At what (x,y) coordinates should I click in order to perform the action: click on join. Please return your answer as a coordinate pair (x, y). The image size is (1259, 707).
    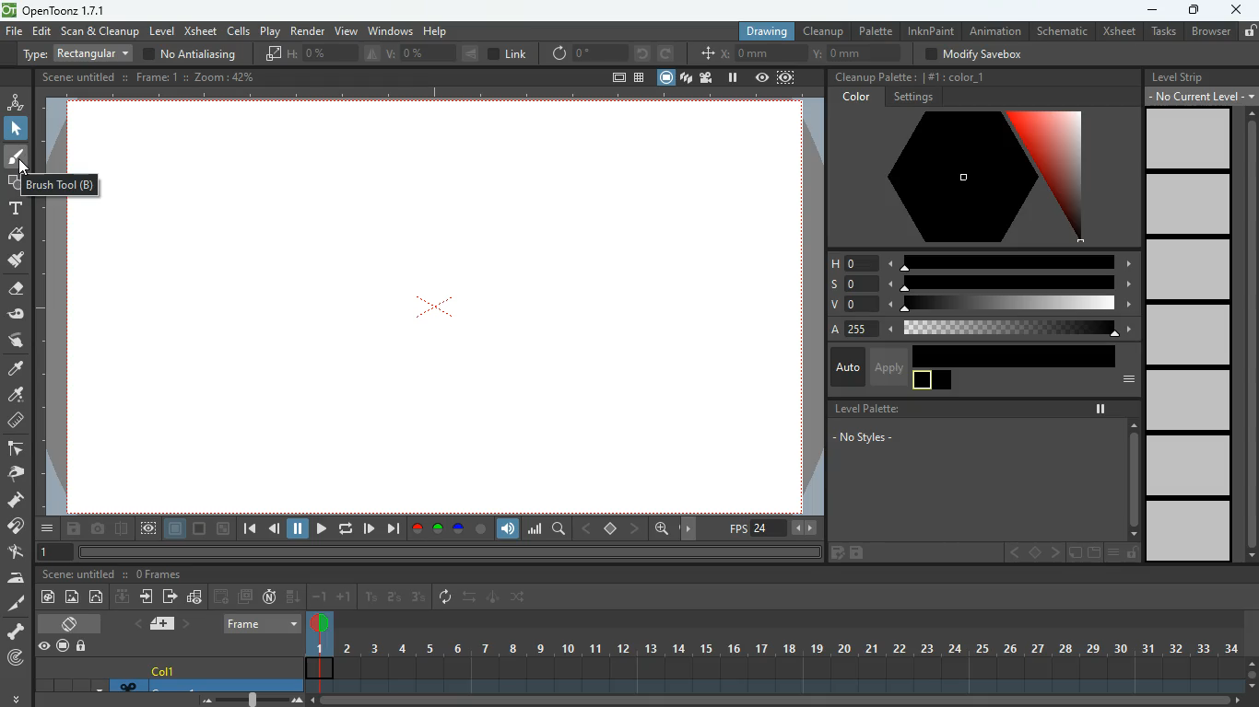
    Looking at the image, I should click on (17, 528).